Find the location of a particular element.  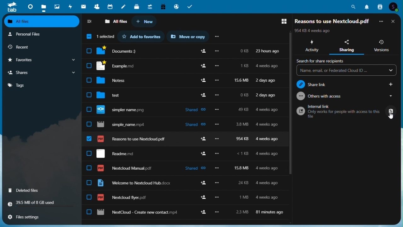

reasons to use nextcloud.pdf is located at coordinates (133, 139).